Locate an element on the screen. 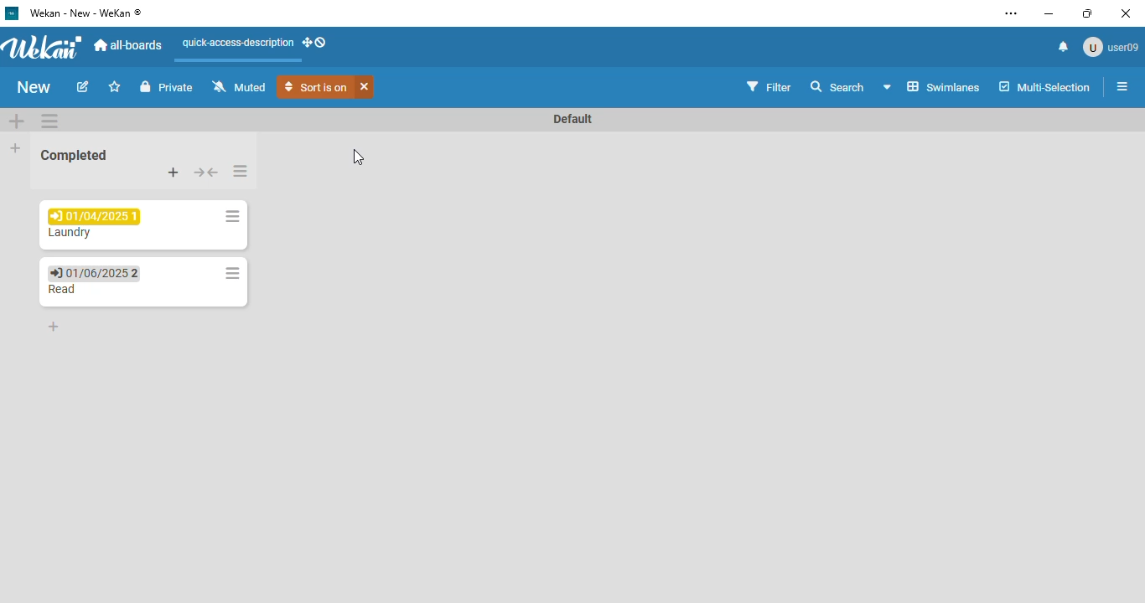 The image size is (1145, 603). click to star this board is located at coordinates (115, 86).